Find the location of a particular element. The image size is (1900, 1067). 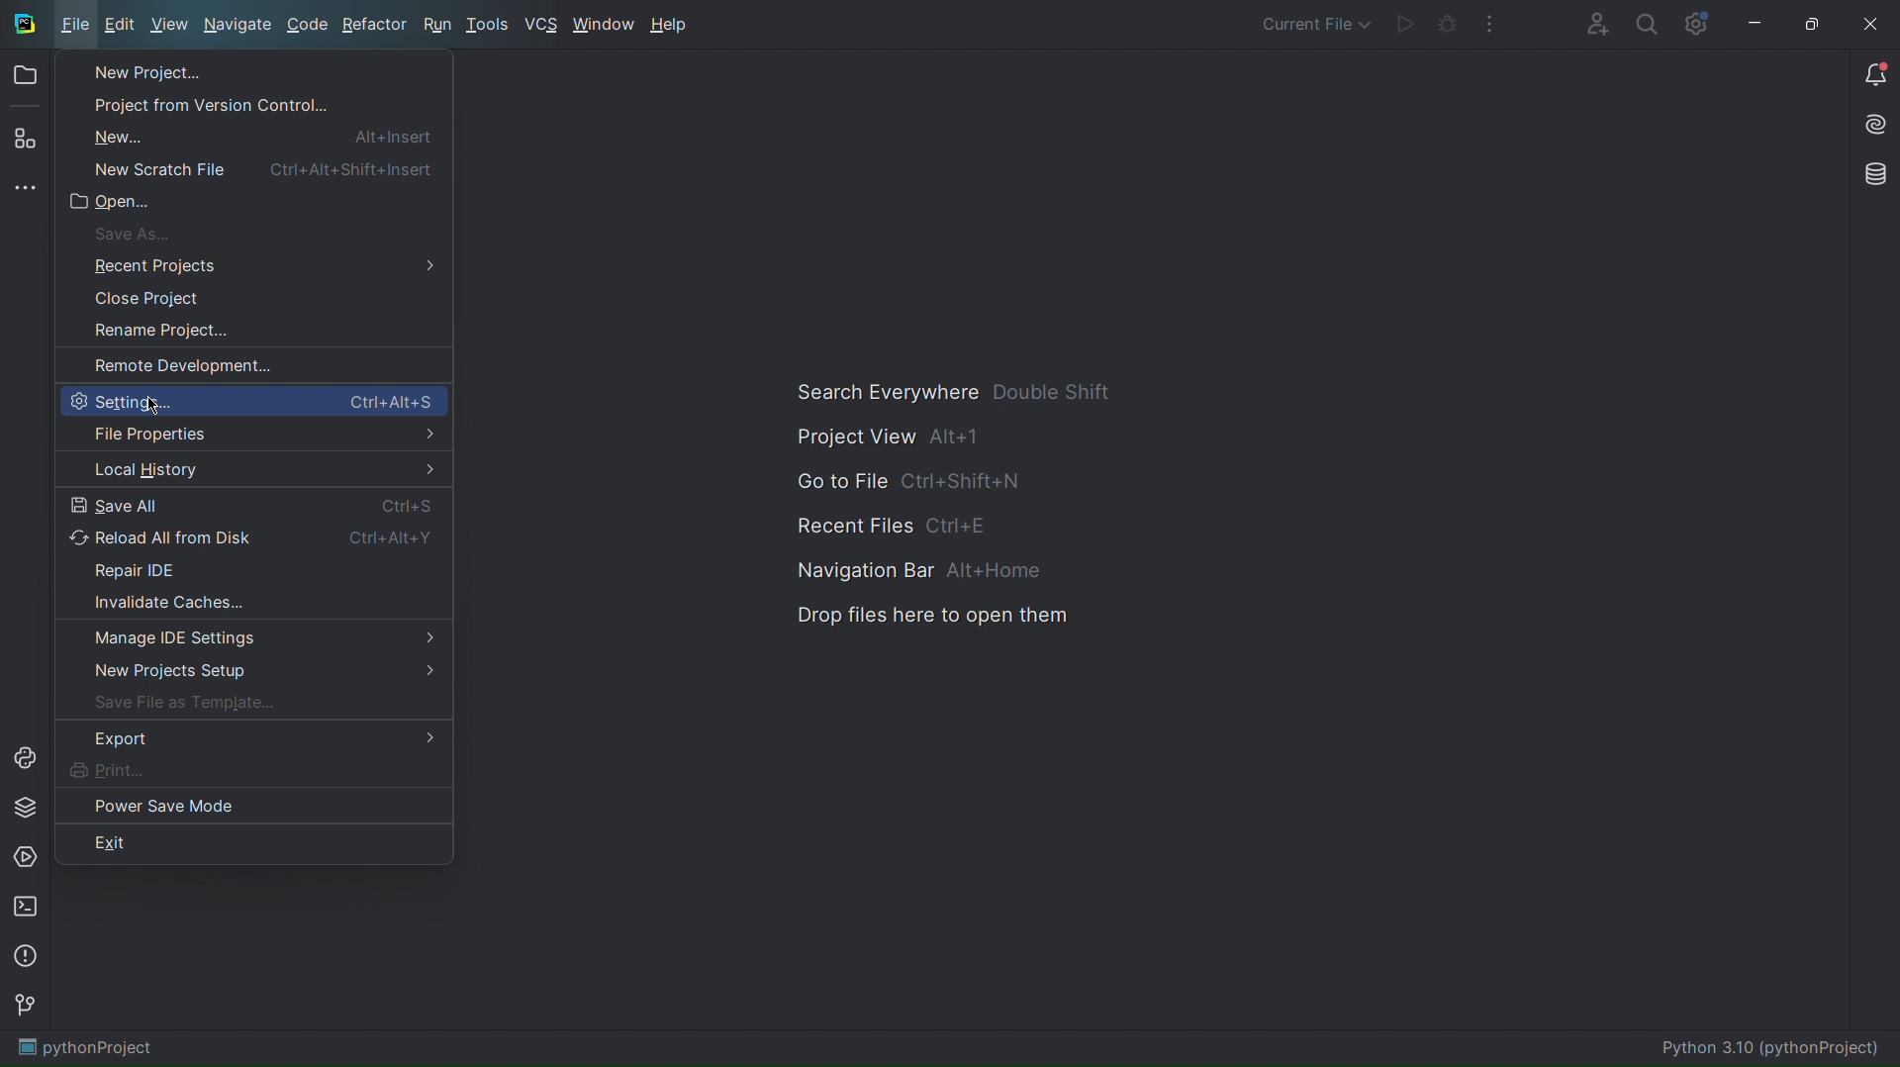

Python Console is located at coordinates (29, 754).